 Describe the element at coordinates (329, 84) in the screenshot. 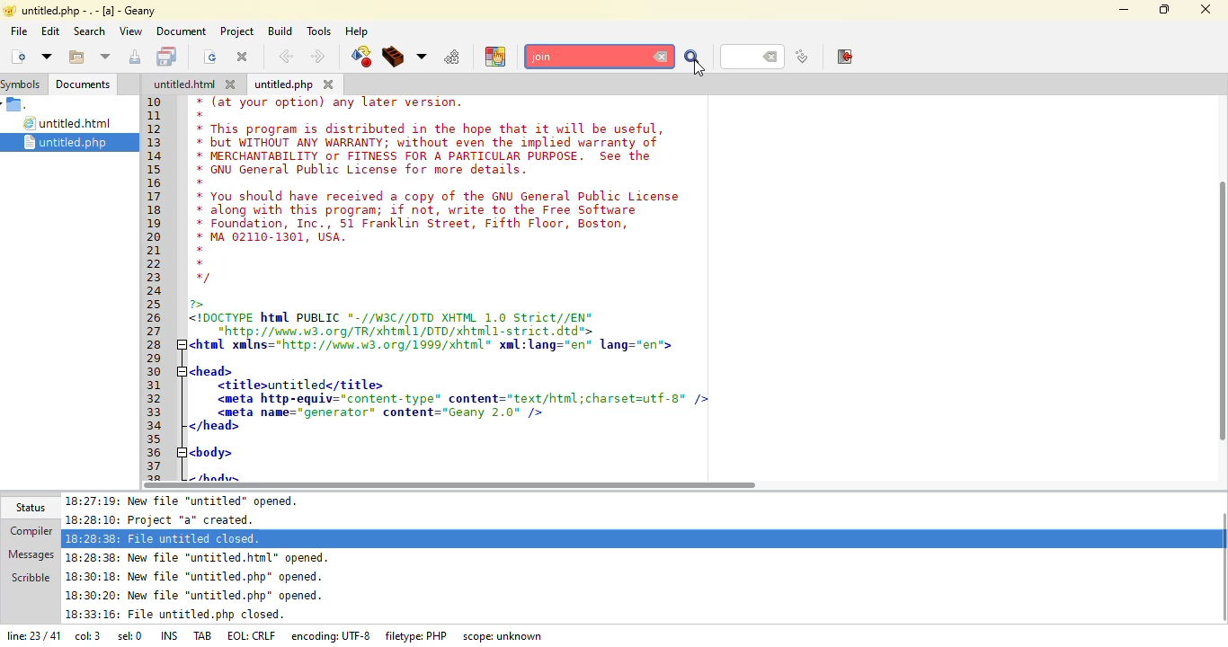

I see `close` at that location.